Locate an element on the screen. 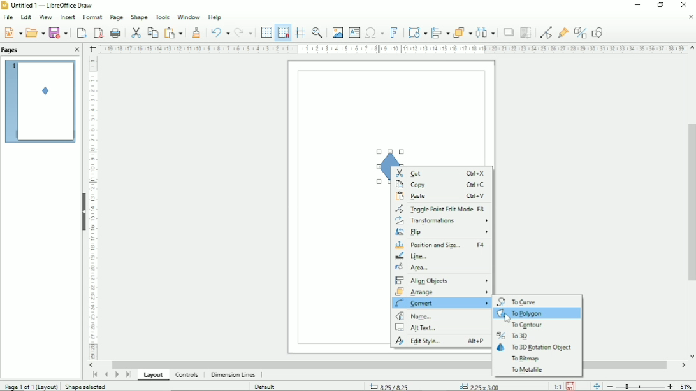 The width and height of the screenshot is (696, 391). Page 1 of 1 (Layout) is located at coordinates (30, 385).